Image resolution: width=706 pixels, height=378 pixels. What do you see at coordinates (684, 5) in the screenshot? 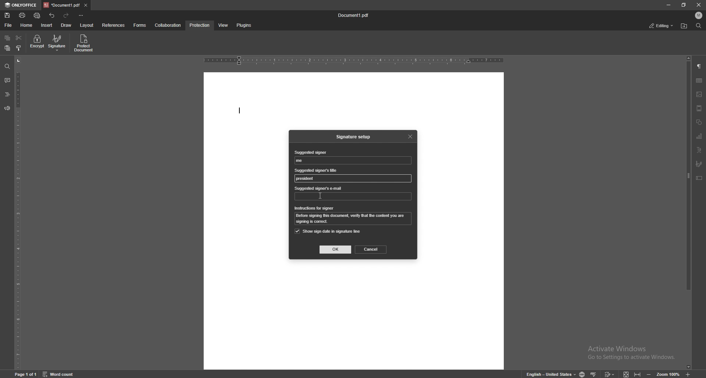
I see `resize` at bounding box center [684, 5].